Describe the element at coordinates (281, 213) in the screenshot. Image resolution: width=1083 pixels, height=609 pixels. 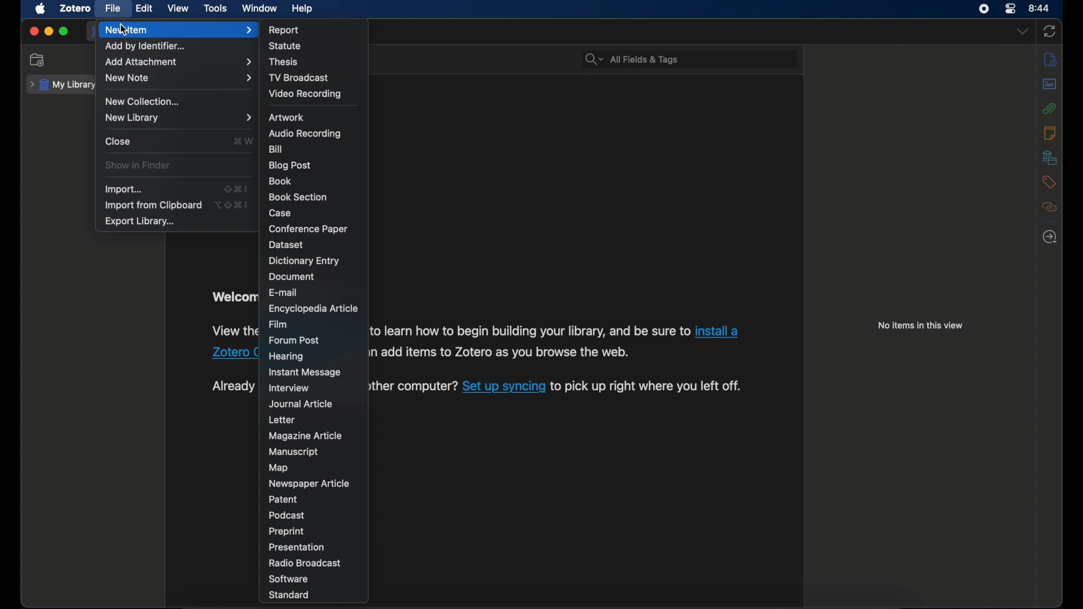
I see `case` at that location.